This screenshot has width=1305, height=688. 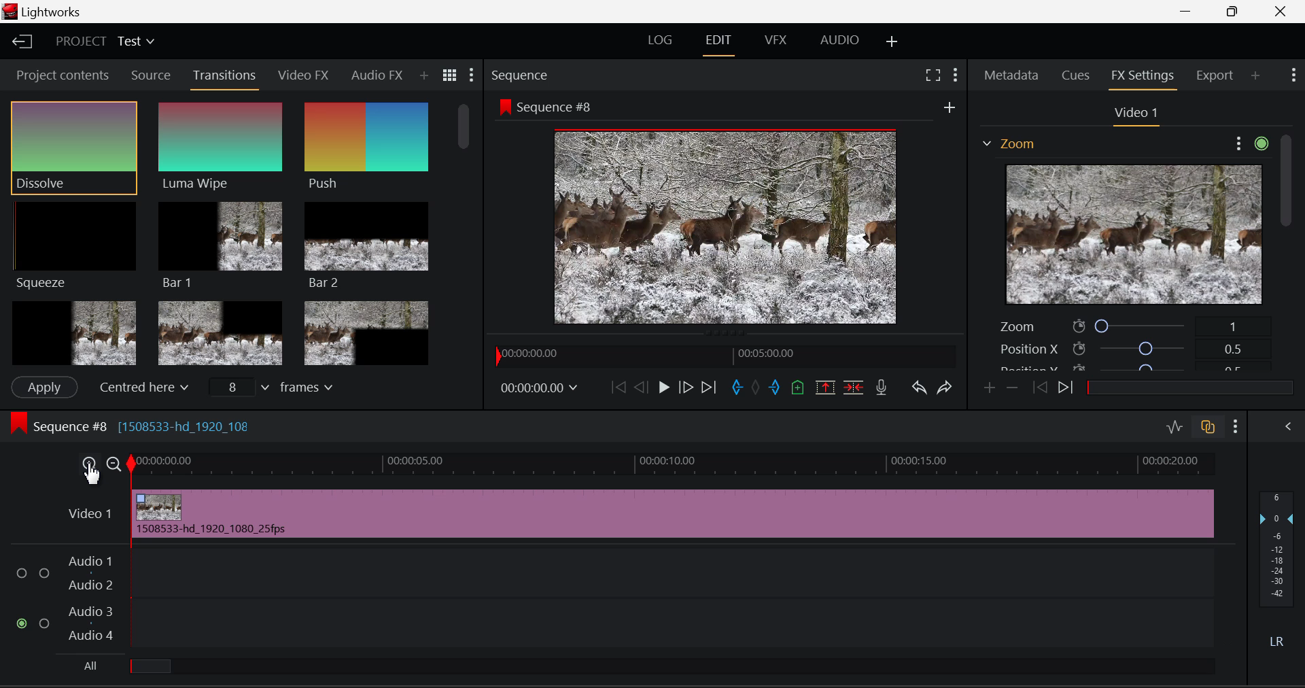 What do you see at coordinates (1040, 387) in the screenshot?
I see `Previous keyframe` at bounding box center [1040, 387].